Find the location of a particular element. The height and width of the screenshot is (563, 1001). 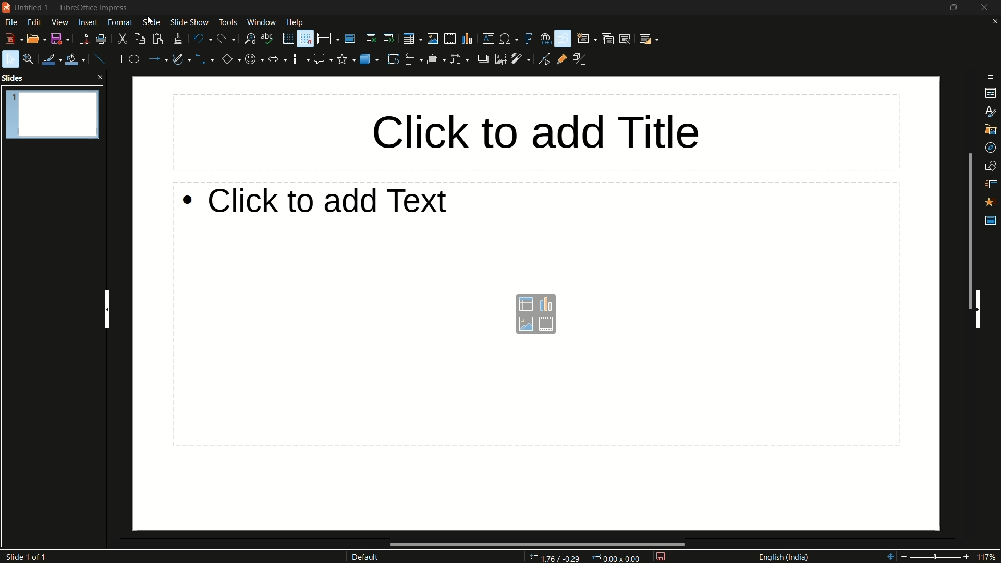

filter is located at coordinates (521, 59).